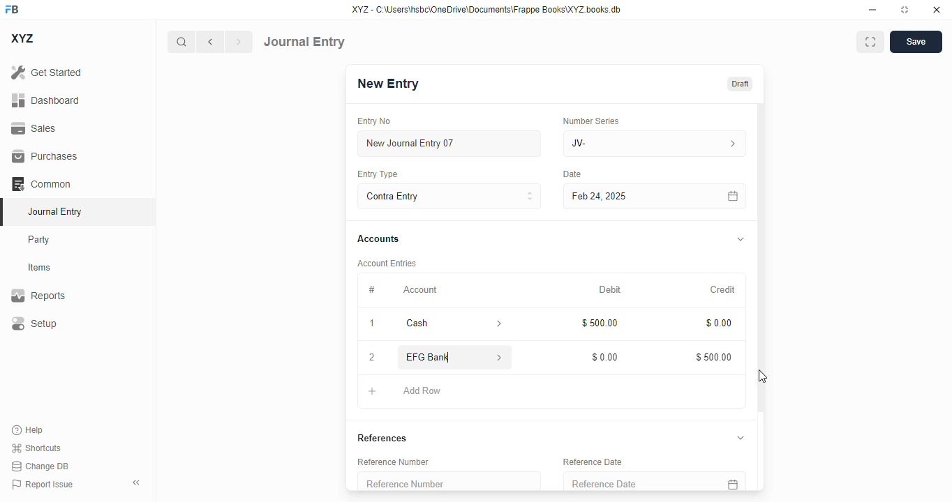 This screenshot has height=502, width=952. What do you see at coordinates (720, 324) in the screenshot?
I see `$0.00` at bounding box center [720, 324].